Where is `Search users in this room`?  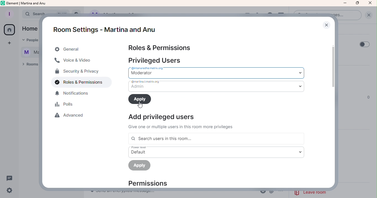 Search users in this room is located at coordinates (216, 139).